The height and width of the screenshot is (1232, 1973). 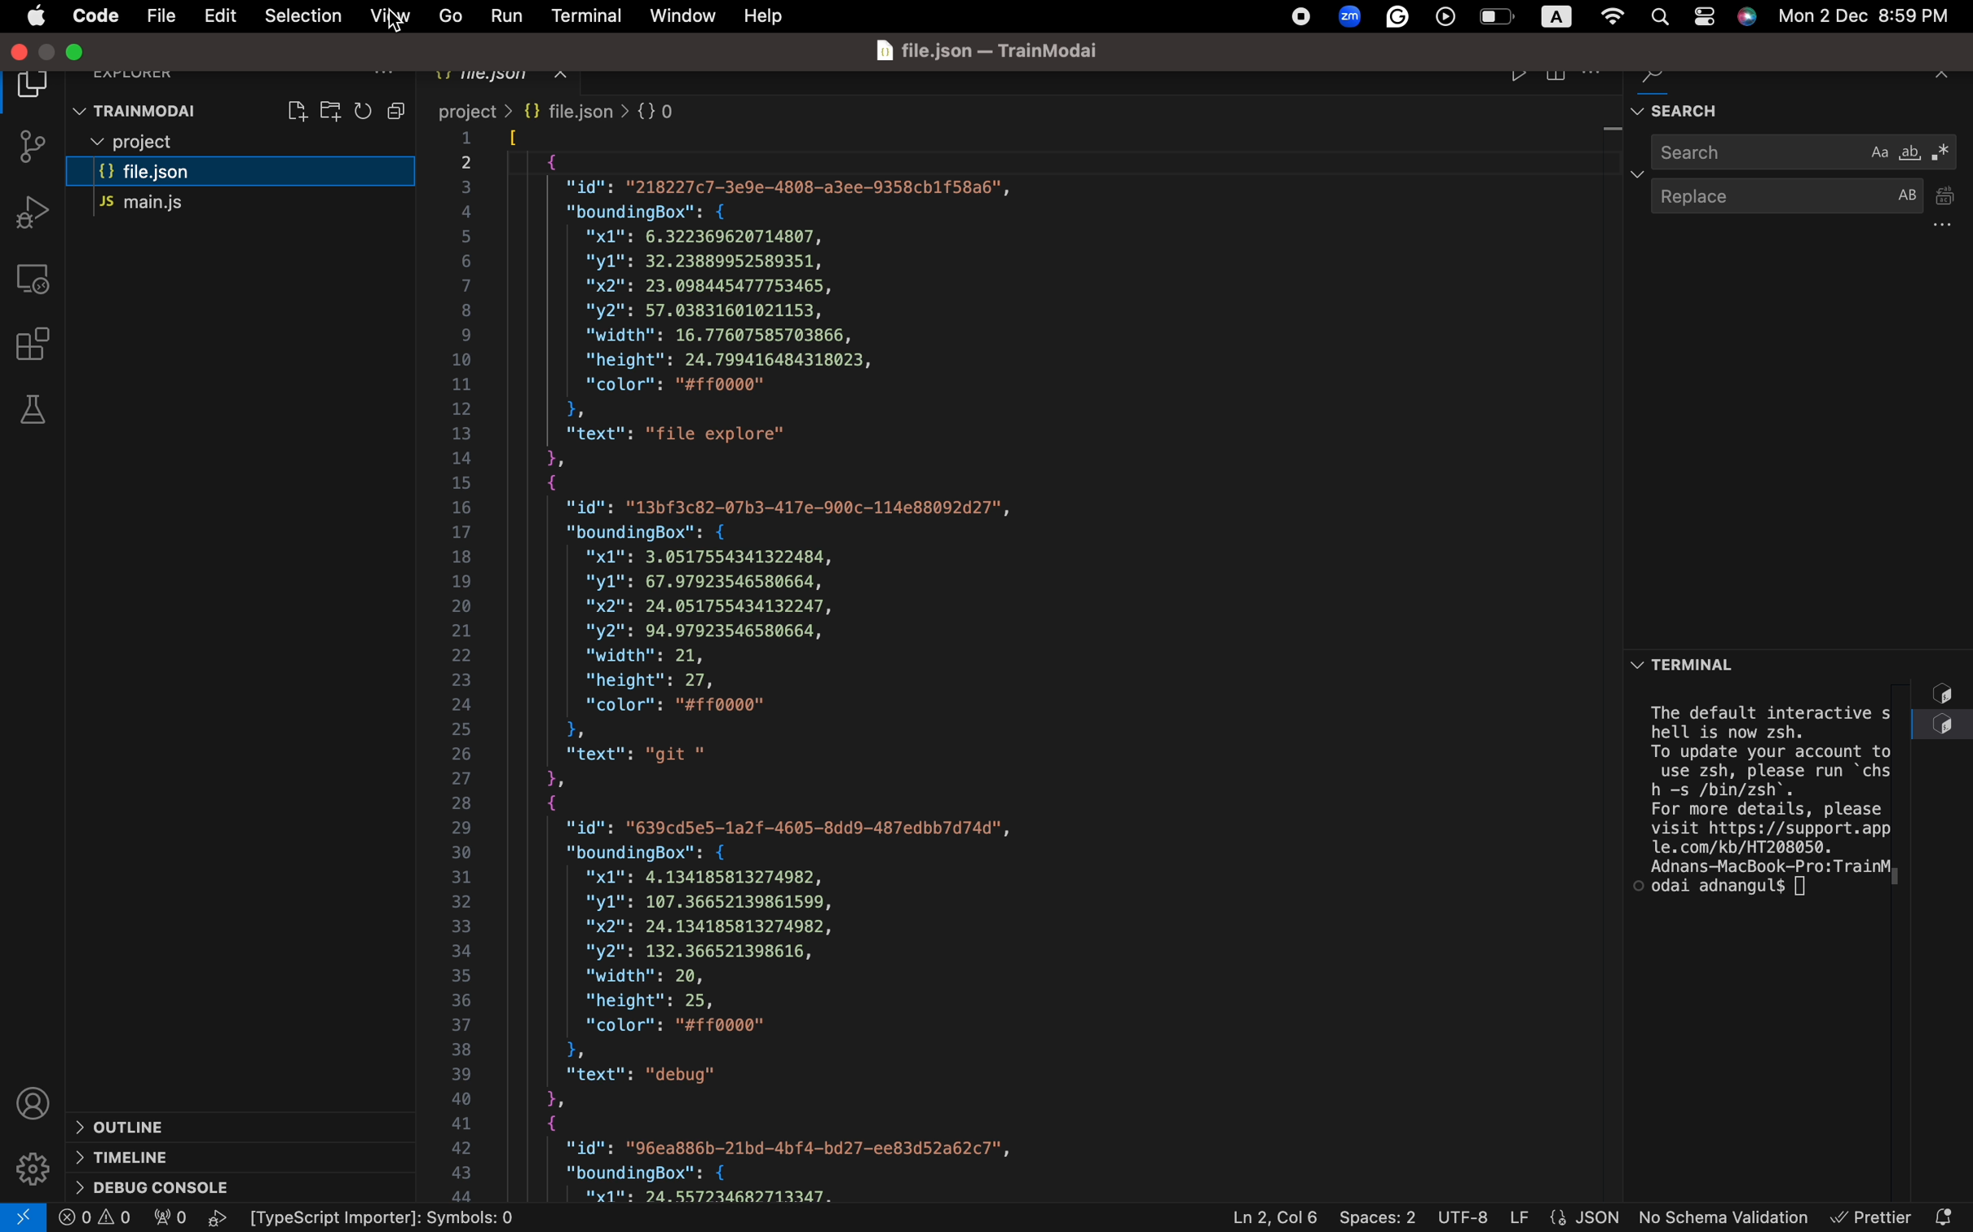 What do you see at coordinates (164, 18) in the screenshot?
I see `file` at bounding box center [164, 18].